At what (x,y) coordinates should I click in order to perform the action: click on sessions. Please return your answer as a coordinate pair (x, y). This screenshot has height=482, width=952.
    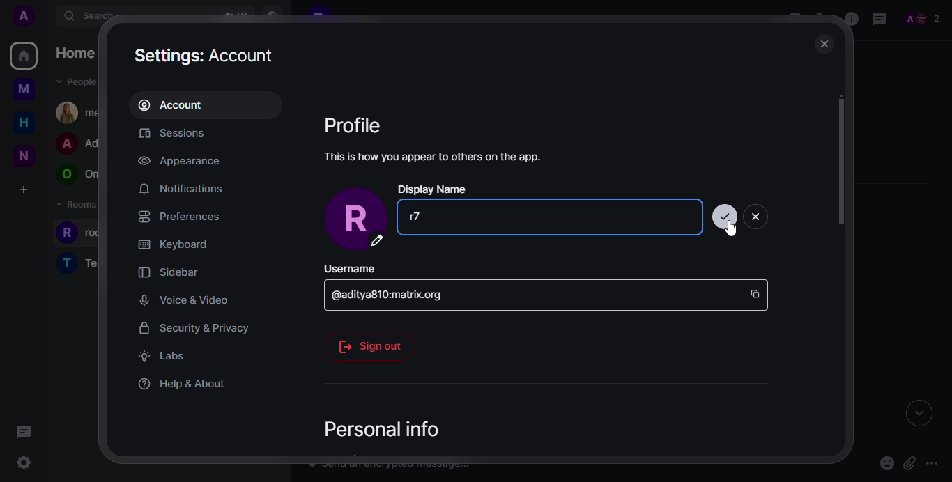
    Looking at the image, I should click on (178, 133).